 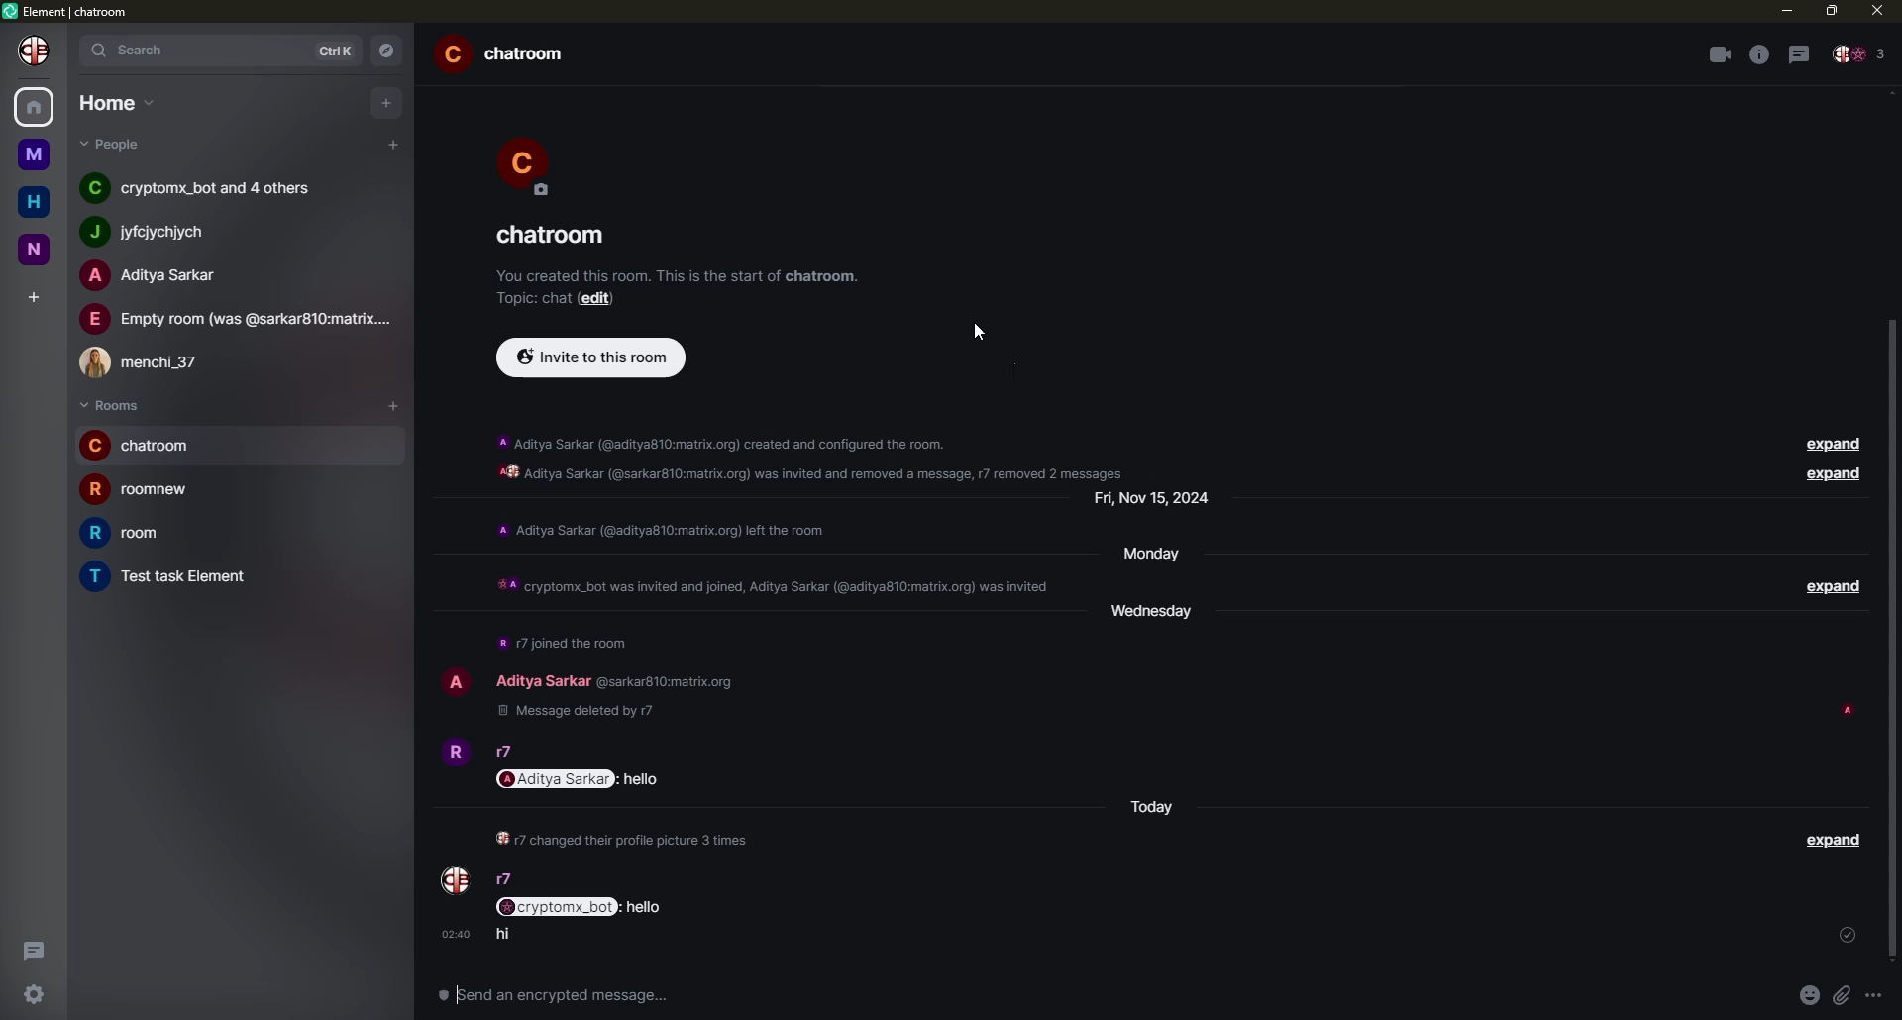 What do you see at coordinates (111, 405) in the screenshot?
I see `rooms` at bounding box center [111, 405].